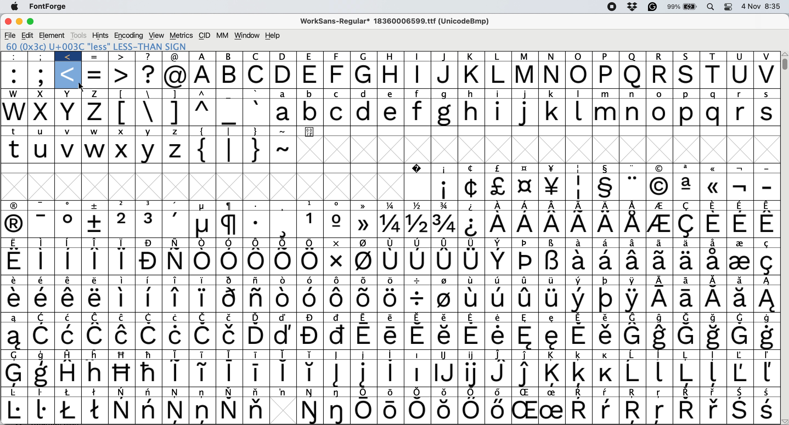 Image resolution: width=789 pixels, height=425 pixels. Describe the element at coordinates (739, 355) in the screenshot. I see `Symbol` at that location.